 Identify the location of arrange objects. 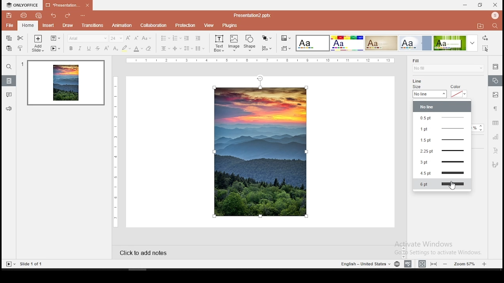
(267, 38).